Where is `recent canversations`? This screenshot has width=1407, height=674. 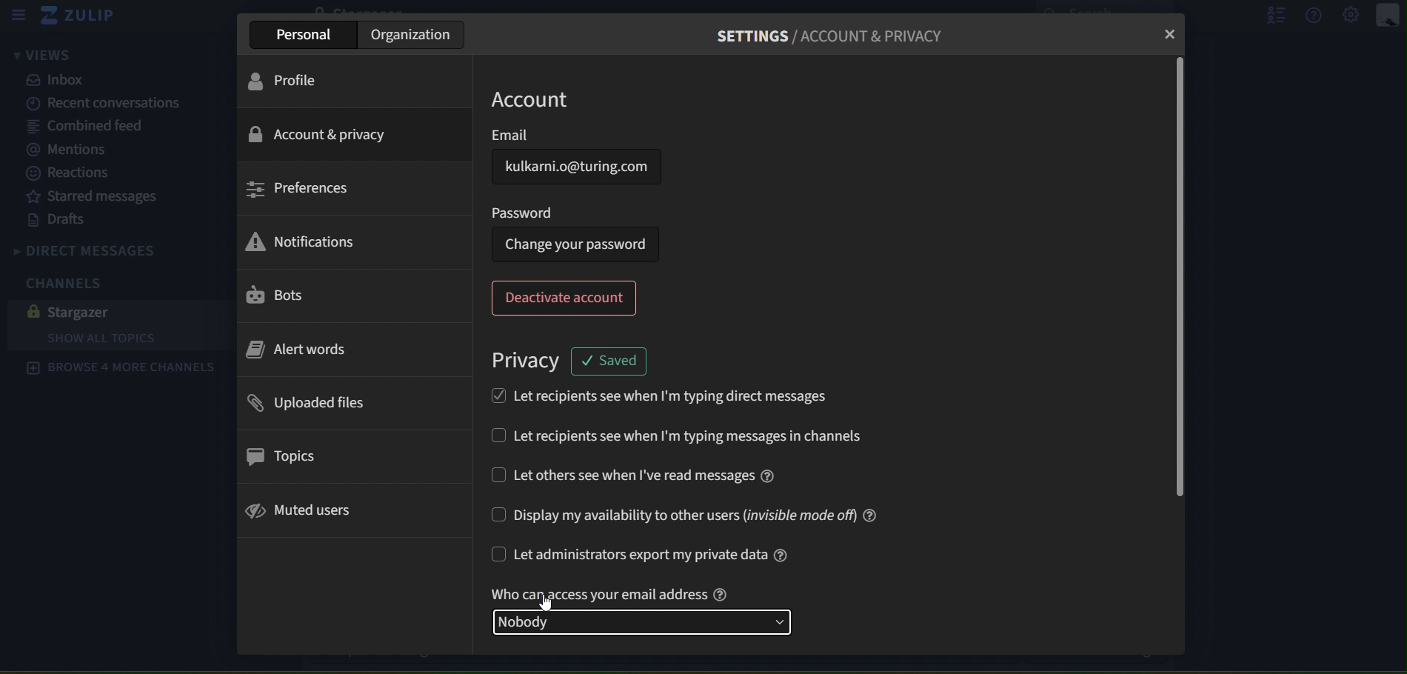 recent canversations is located at coordinates (96, 104).